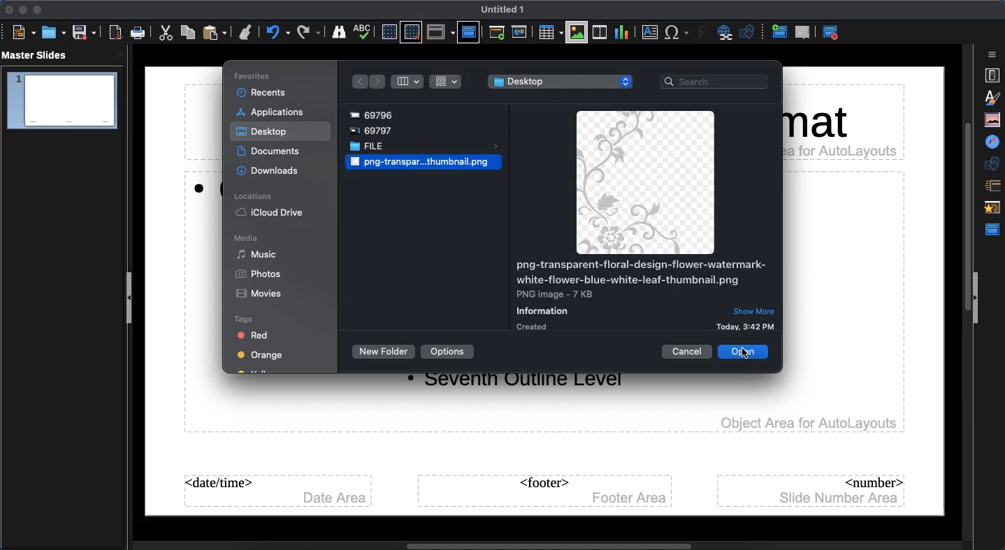  What do you see at coordinates (468, 31) in the screenshot?
I see `Master slide` at bounding box center [468, 31].